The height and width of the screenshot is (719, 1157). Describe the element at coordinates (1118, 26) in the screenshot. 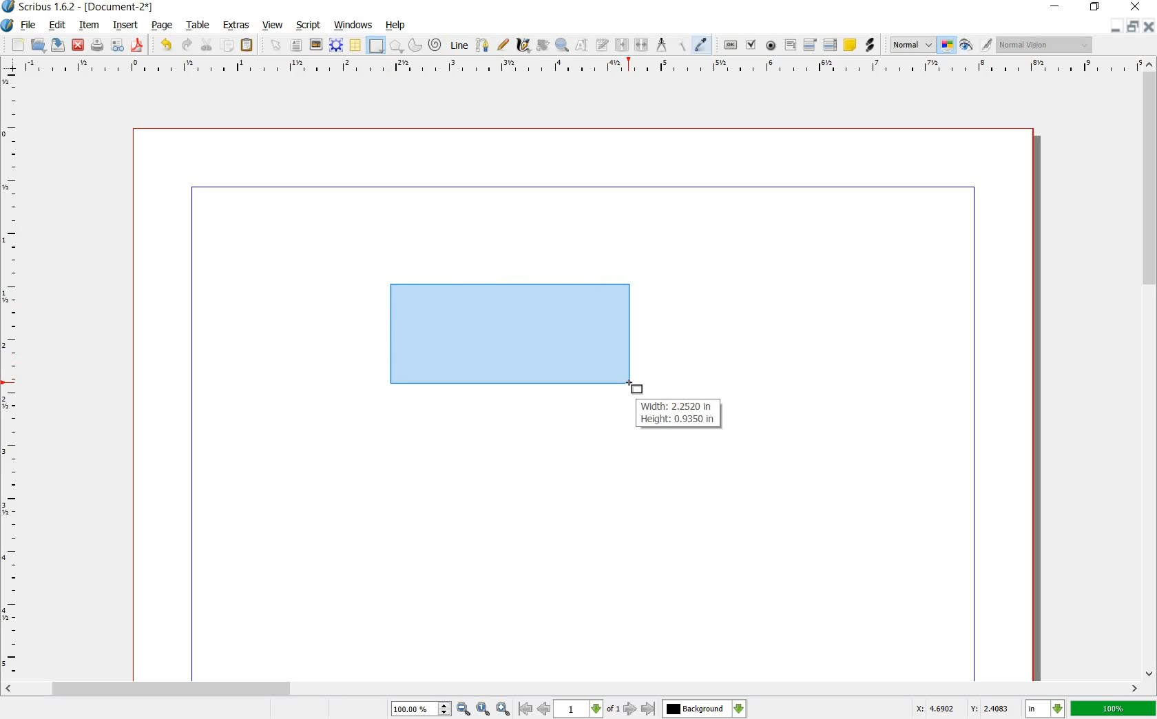

I see `MINIMIZE` at that location.